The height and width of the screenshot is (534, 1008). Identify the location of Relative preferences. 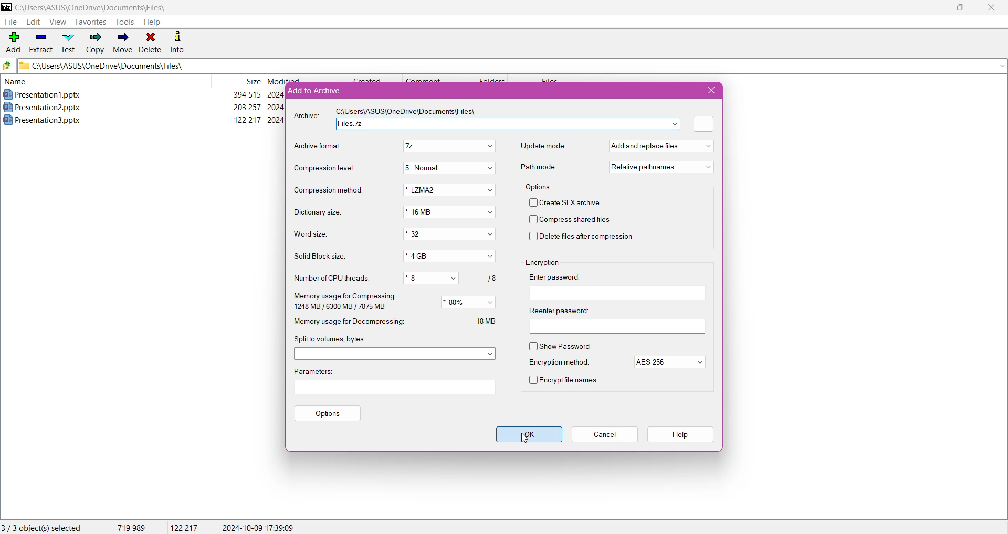
(661, 167).